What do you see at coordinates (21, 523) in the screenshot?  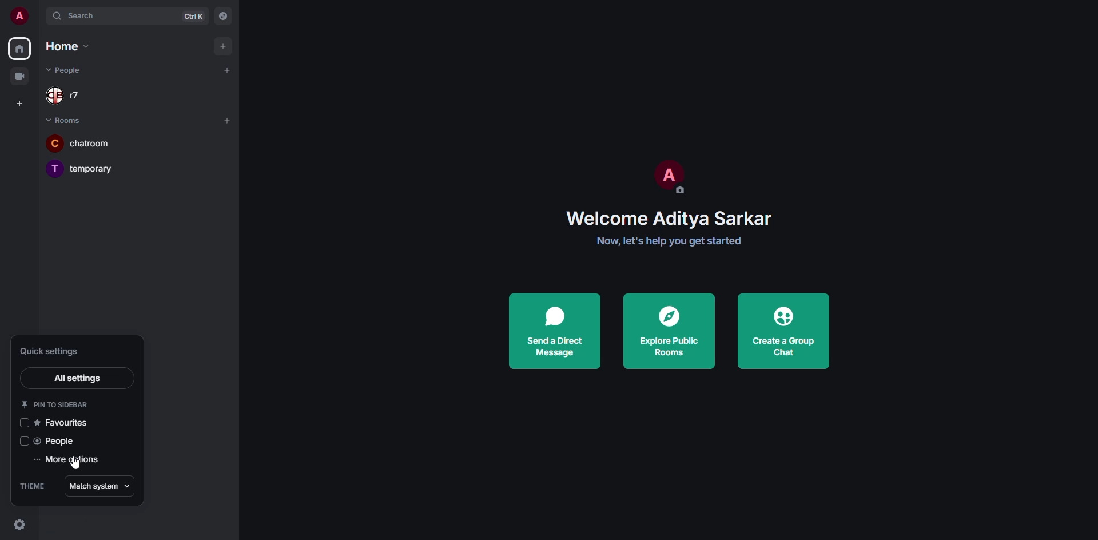 I see `quick settings` at bounding box center [21, 523].